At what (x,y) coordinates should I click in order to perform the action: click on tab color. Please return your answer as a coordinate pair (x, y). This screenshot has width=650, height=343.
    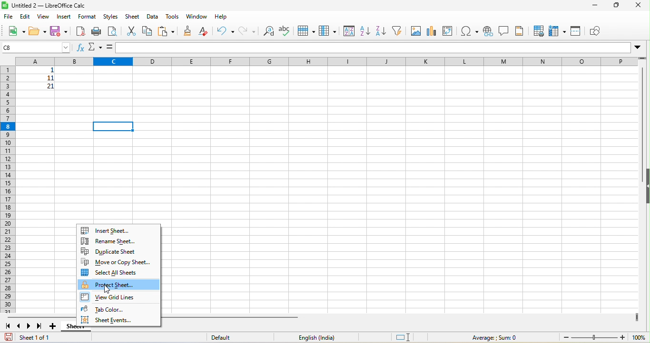
    Looking at the image, I should click on (109, 309).